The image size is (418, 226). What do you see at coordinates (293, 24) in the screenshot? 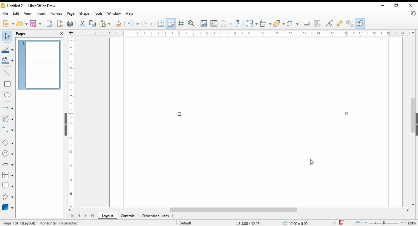
I see `select at least three objects to distribute` at bounding box center [293, 24].